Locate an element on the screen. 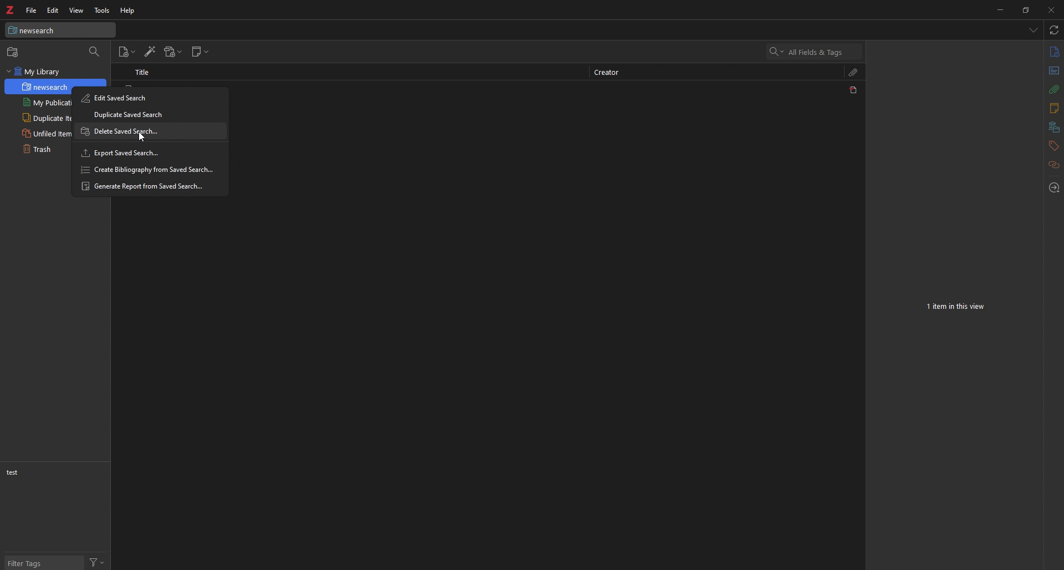 The width and height of the screenshot is (1064, 570). minimize is located at coordinates (1003, 9).